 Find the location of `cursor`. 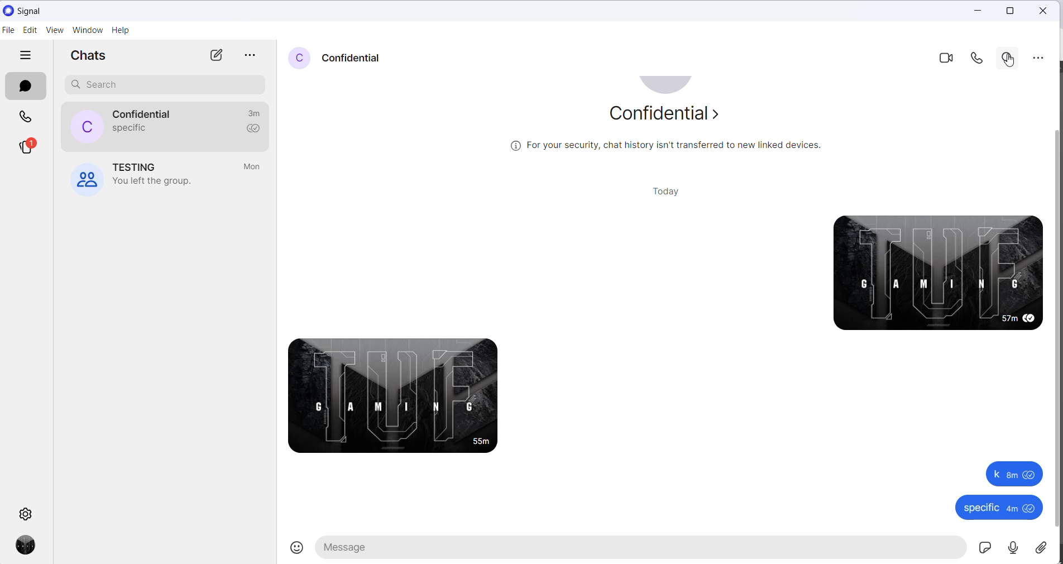

cursor is located at coordinates (1012, 64).